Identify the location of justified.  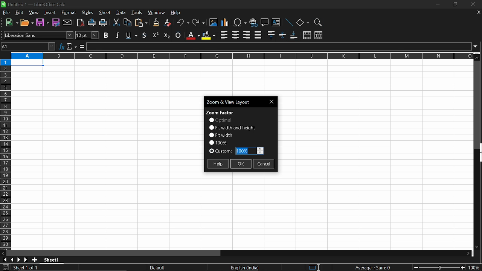
(258, 35).